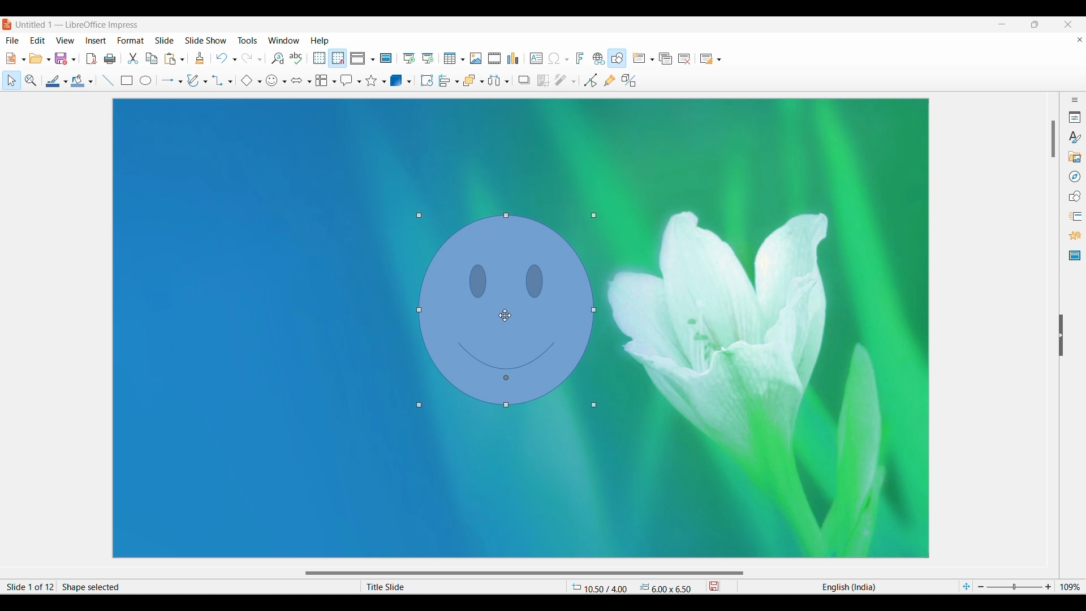 The height and width of the screenshot is (611, 1086). What do you see at coordinates (7, 24) in the screenshot?
I see `Software logo` at bounding box center [7, 24].